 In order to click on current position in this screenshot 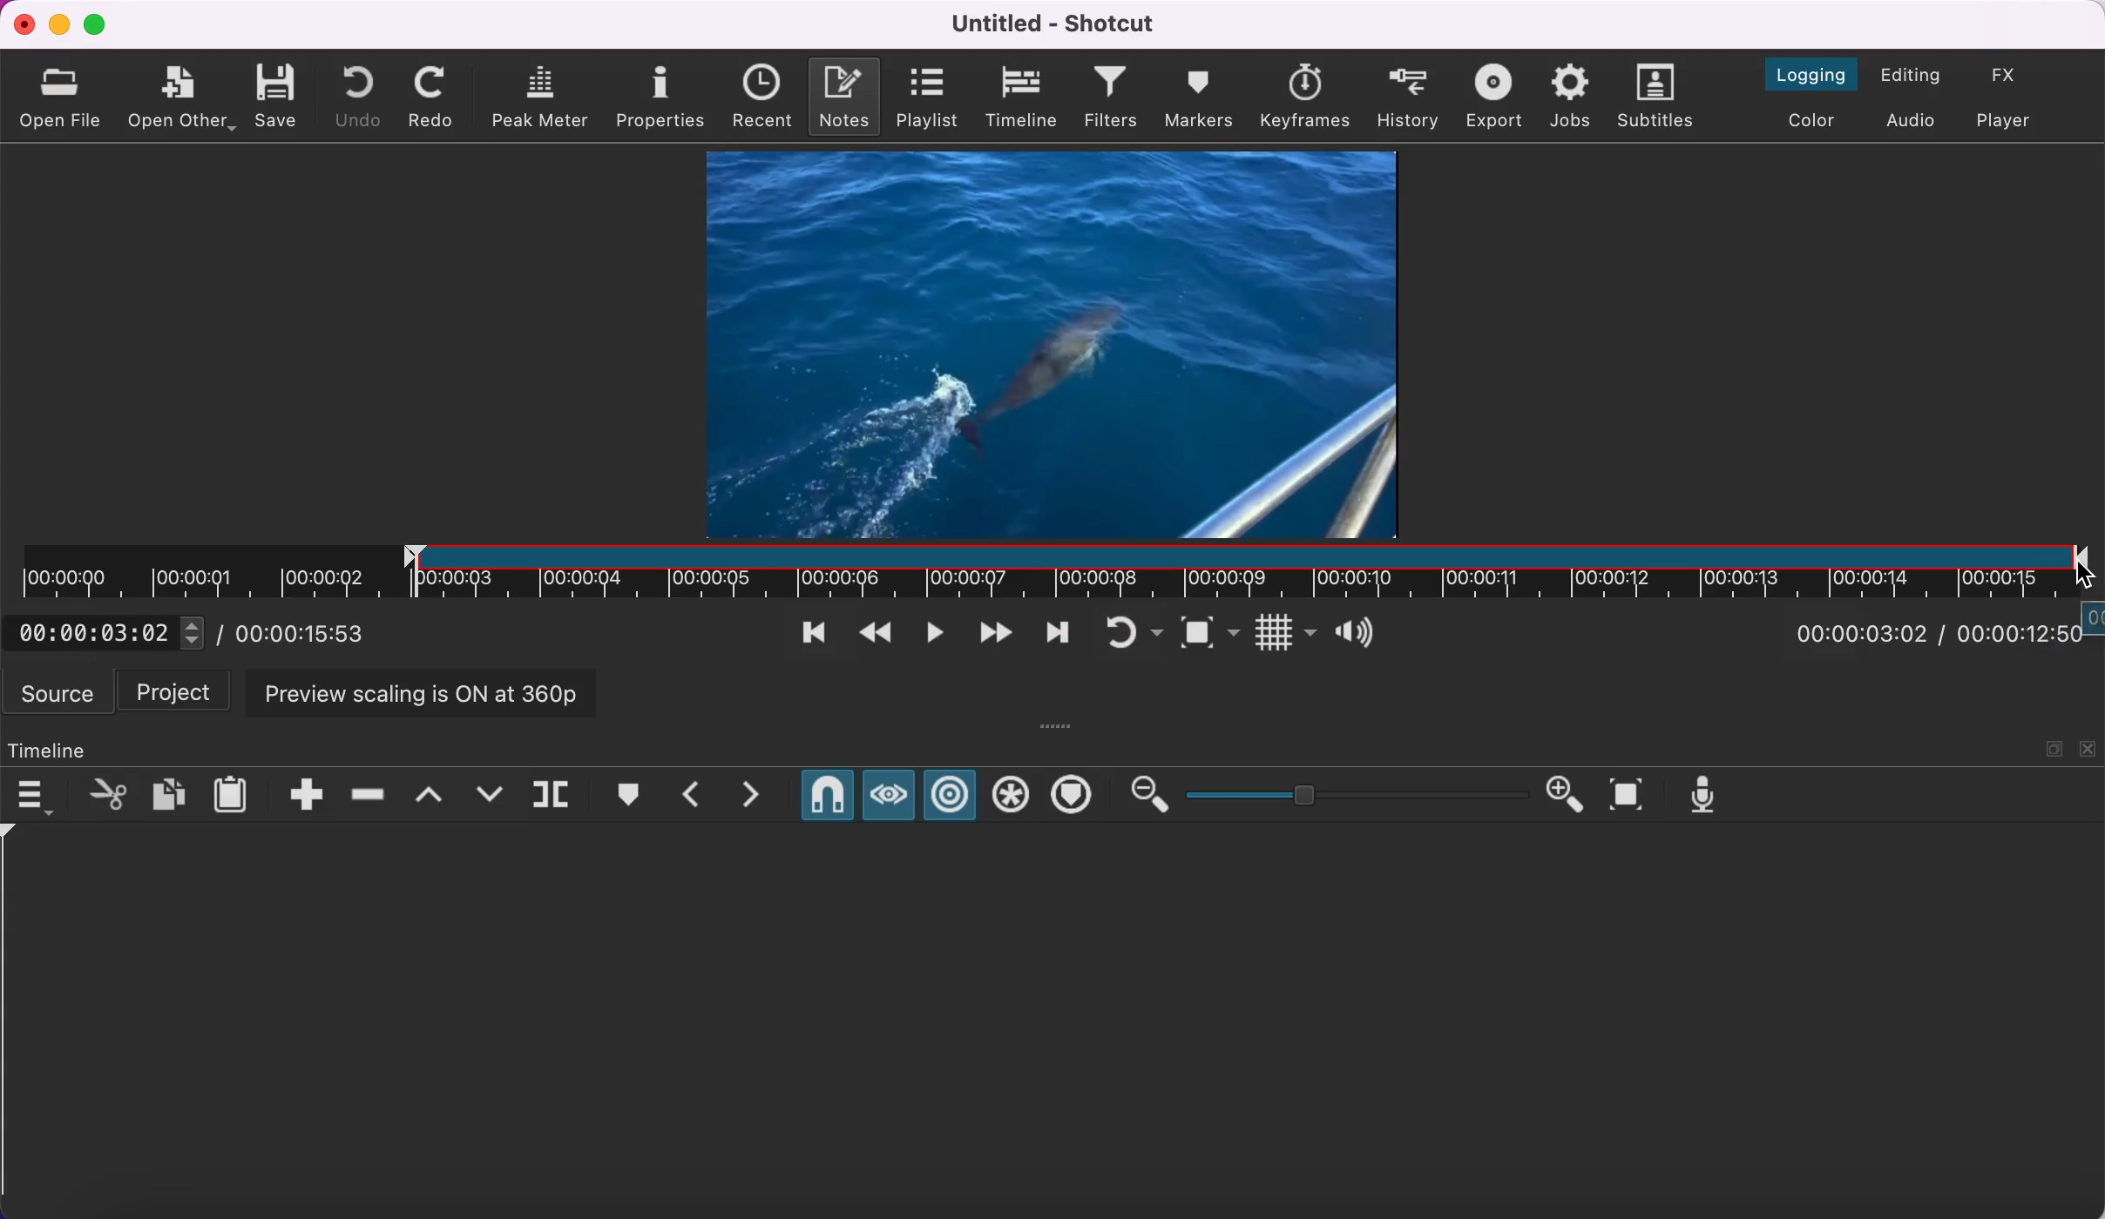, I will do `click(1868, 633)`.